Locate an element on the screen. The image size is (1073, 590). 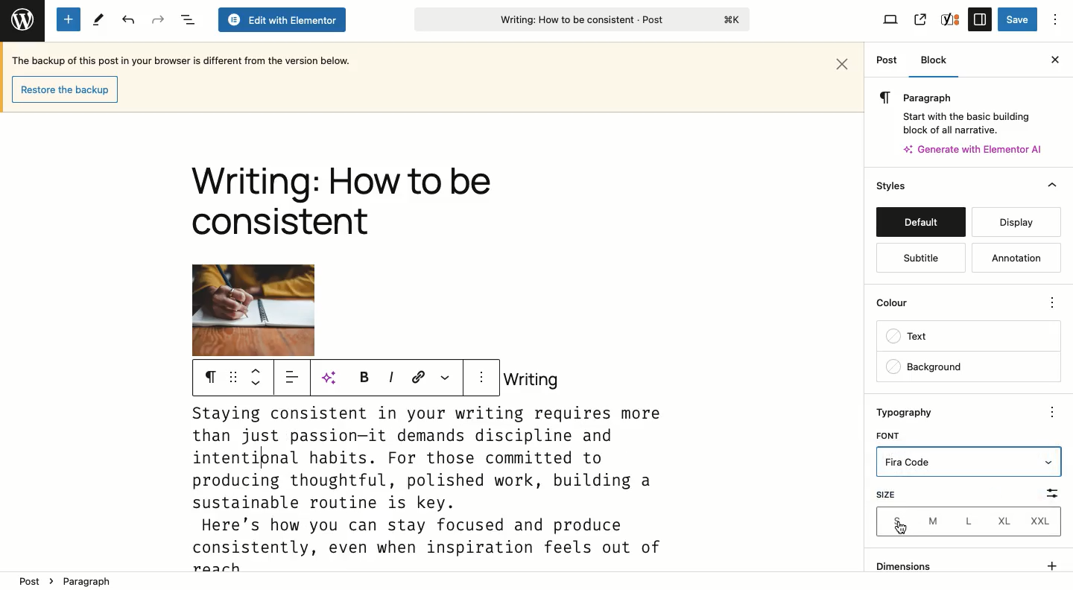
S M L XL XXL is located at coordinates (971, 523).